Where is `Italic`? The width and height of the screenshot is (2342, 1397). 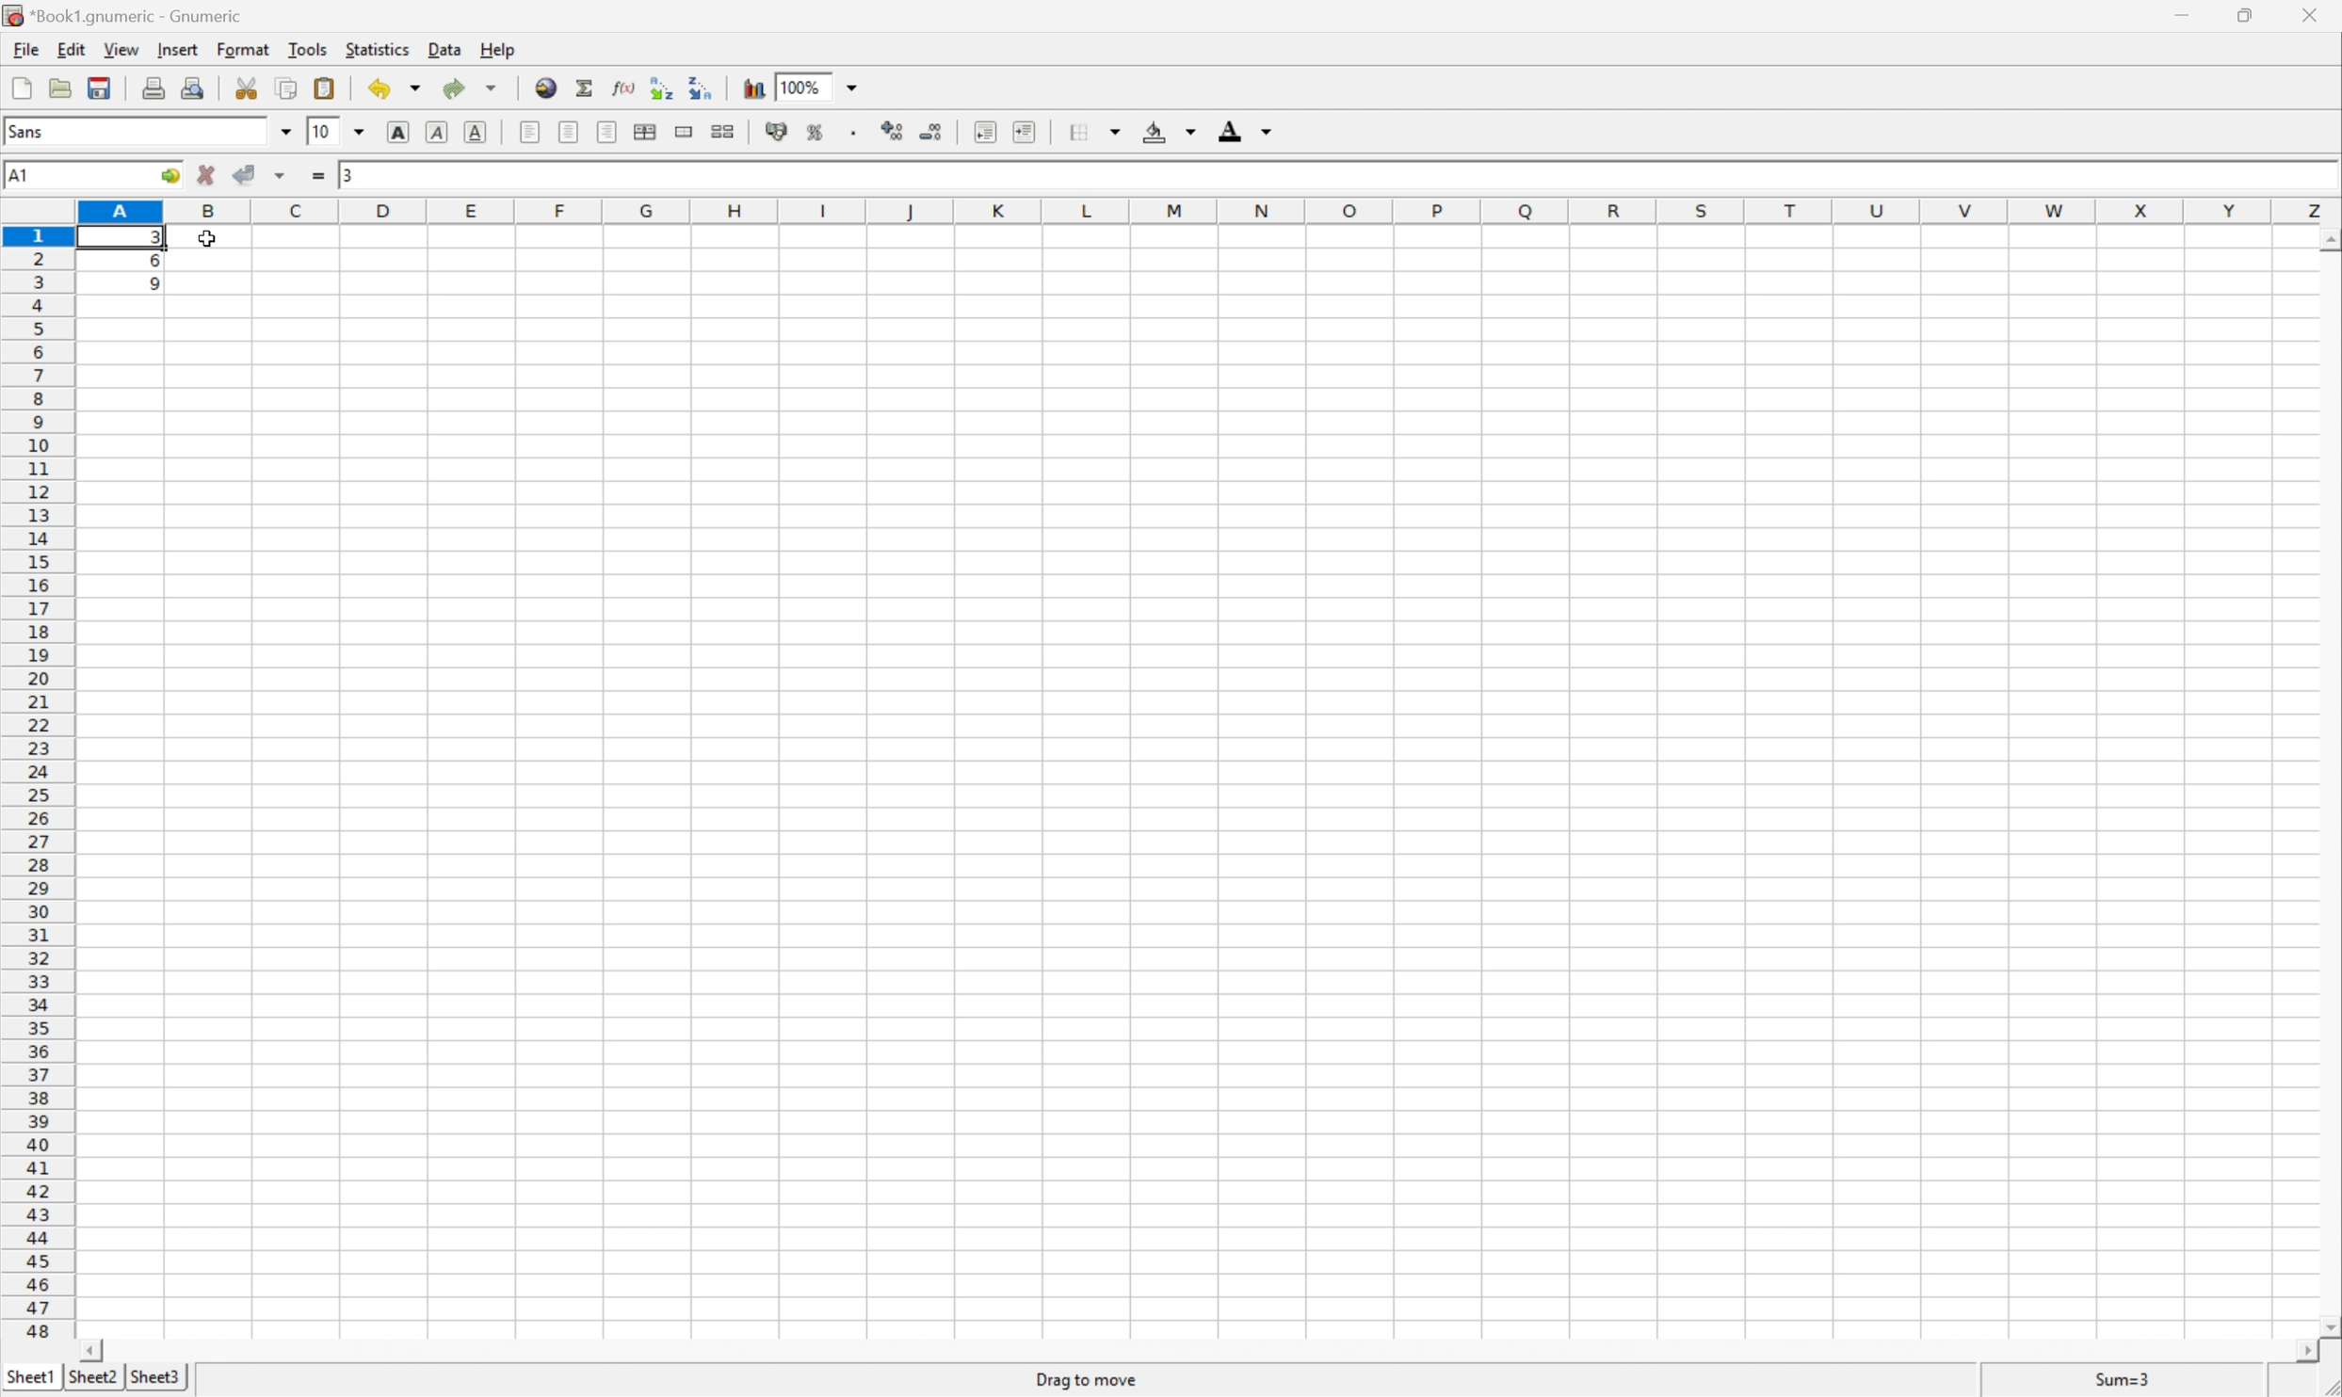
Italic is located at coordinates (436, 132).